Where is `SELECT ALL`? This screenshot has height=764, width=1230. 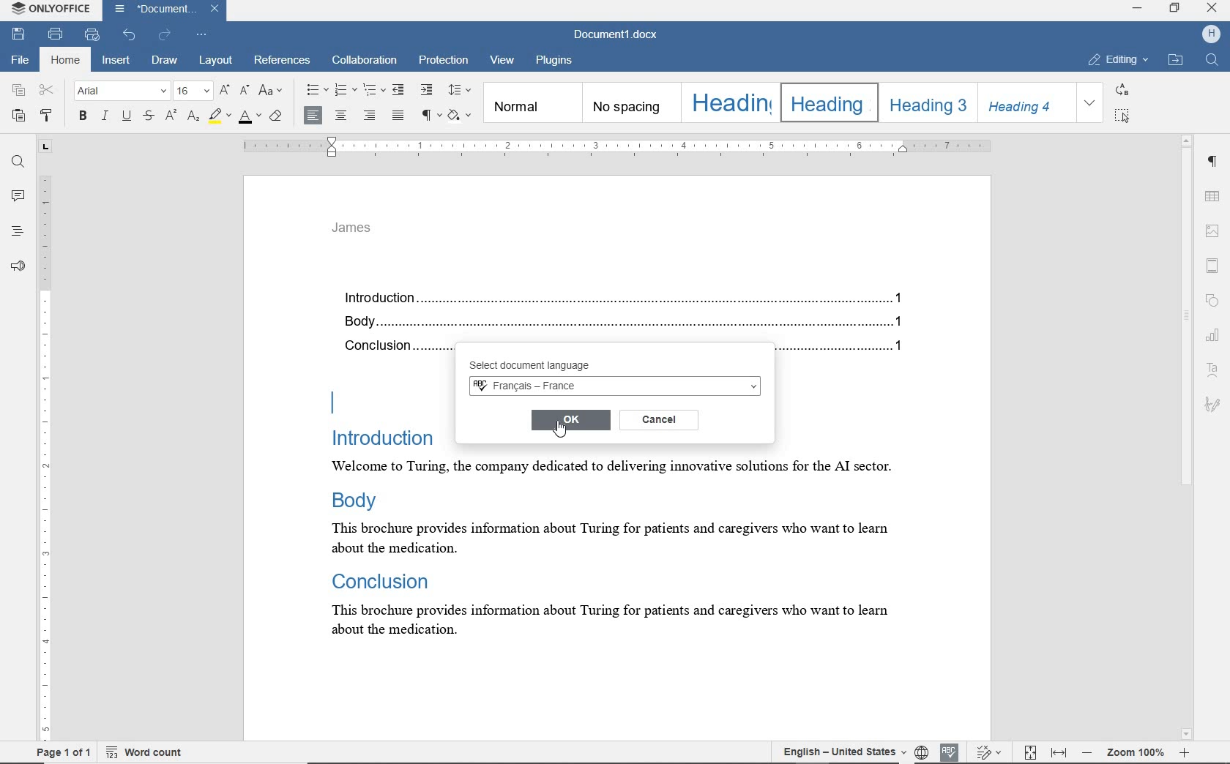 SELECT ALL is located at coordinates (1124, 116).